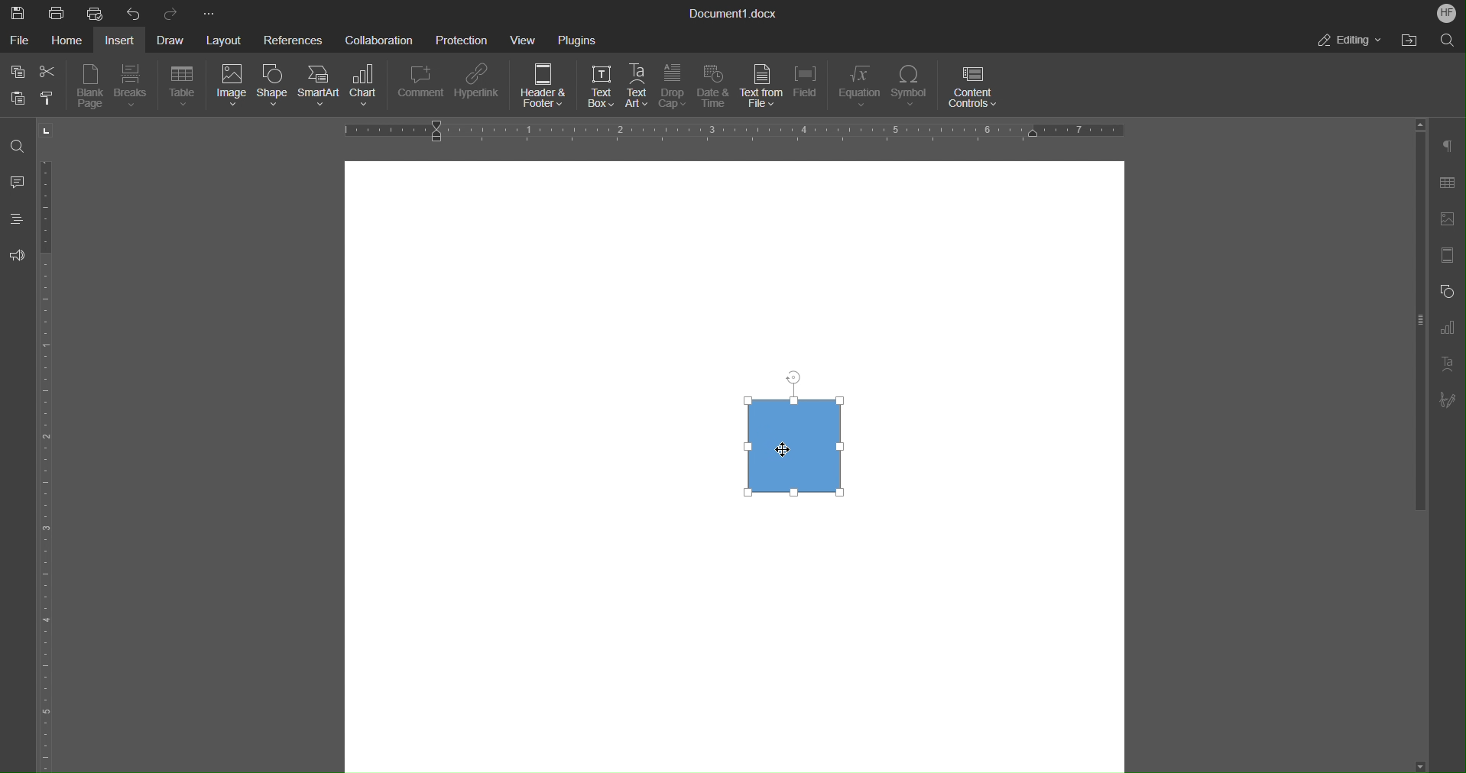  Describe the element at coordinates (174, 39) in the screenshot. I see `Draw` at that location.